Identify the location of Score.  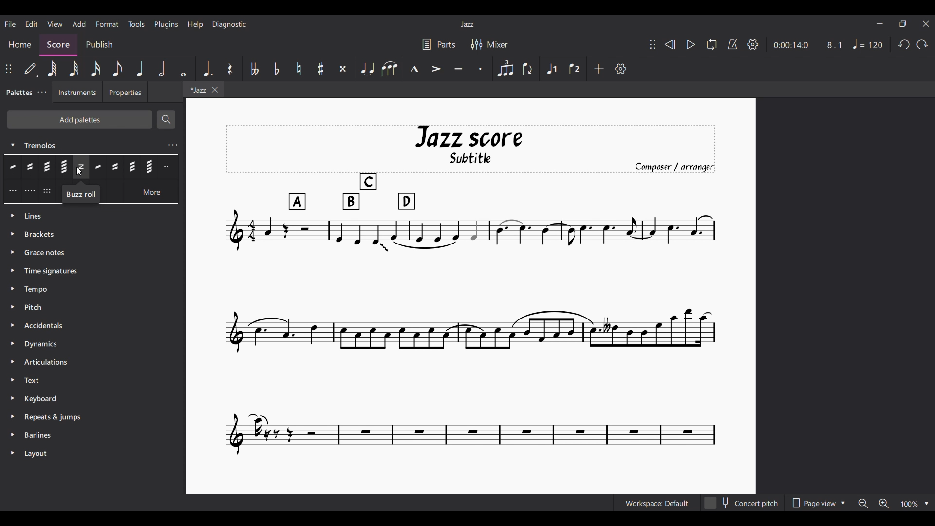
(58, 45).